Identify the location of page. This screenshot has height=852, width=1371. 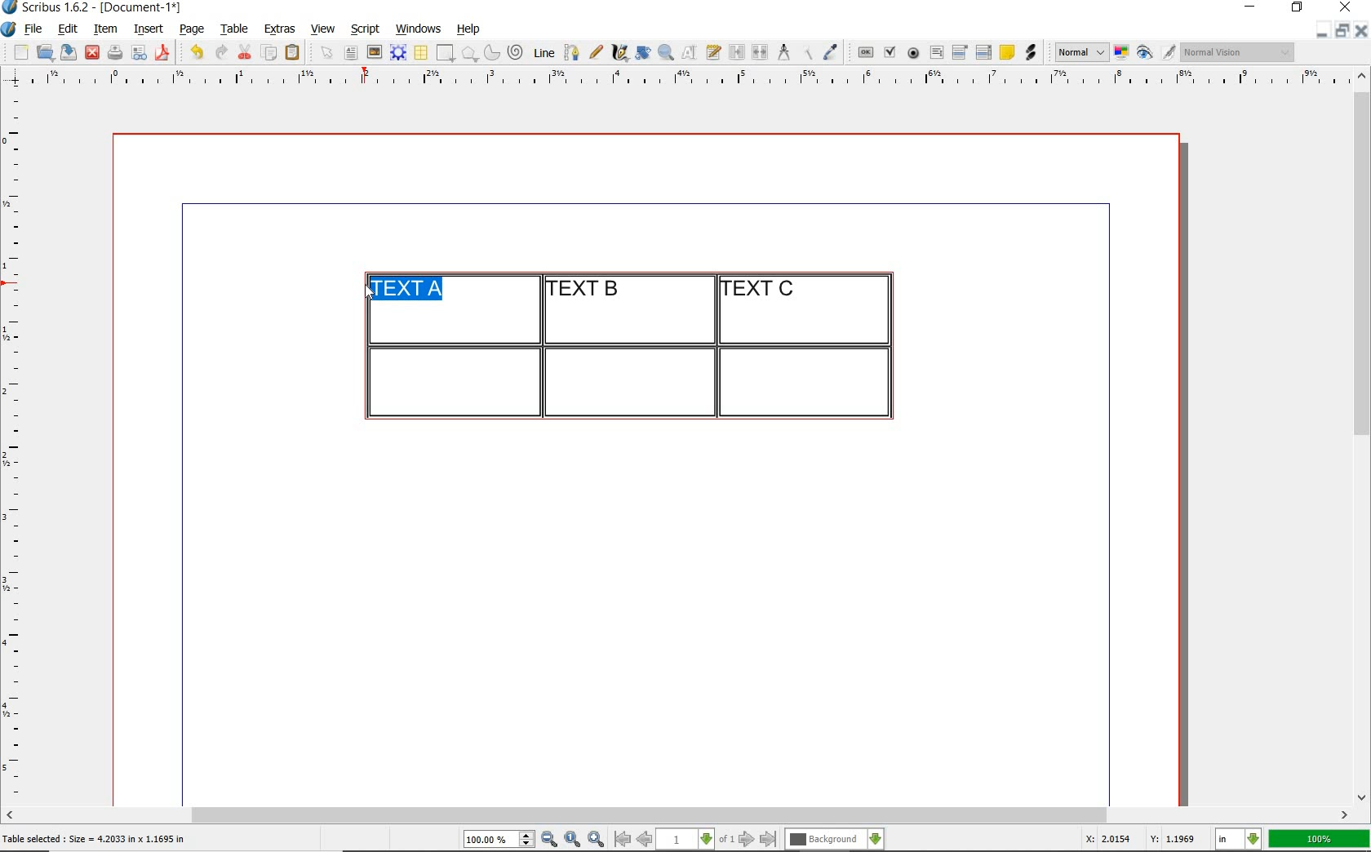
(192, 29).